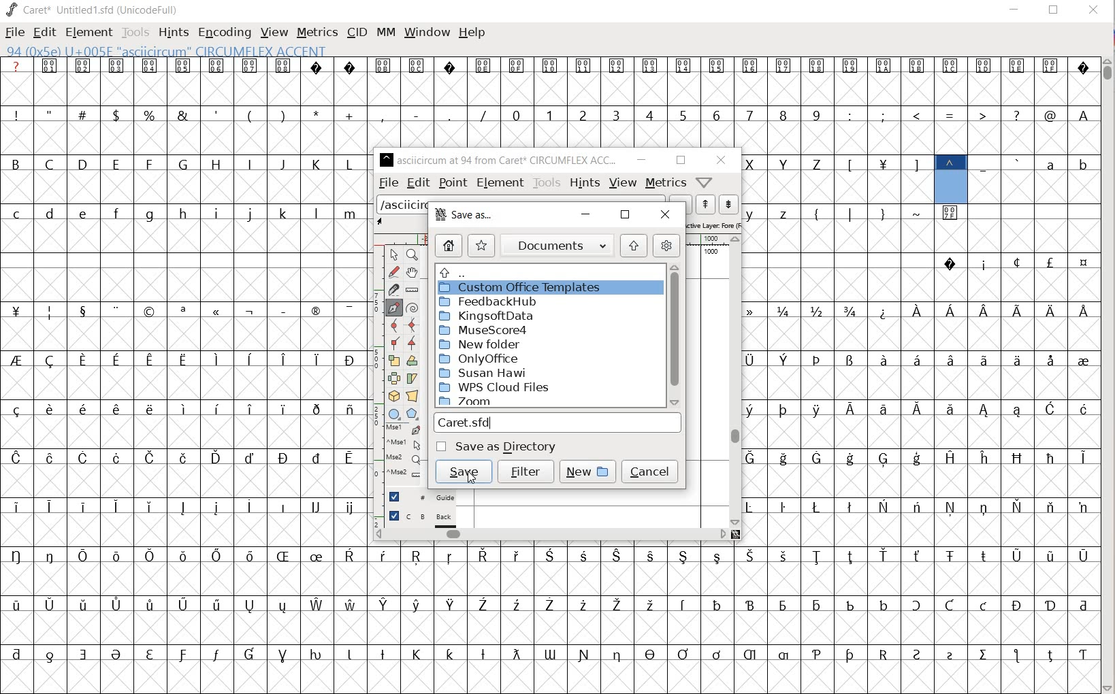  Describe the element at coordinates (625, 215) in the screenshot. I see `restore down` at that location.